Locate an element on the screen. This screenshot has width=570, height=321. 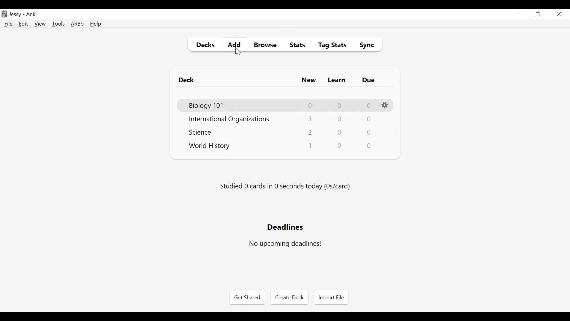
Deck Name is located at coordinates (210, 146).